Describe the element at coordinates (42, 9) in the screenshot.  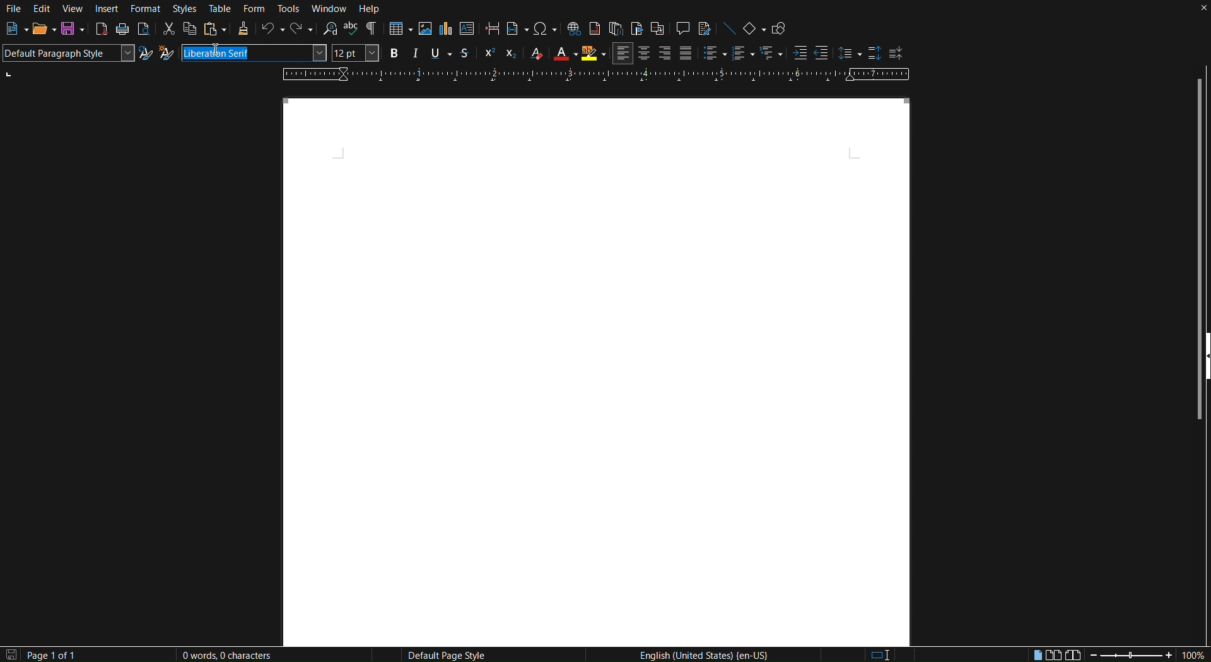
I see `Edit ` at that location.